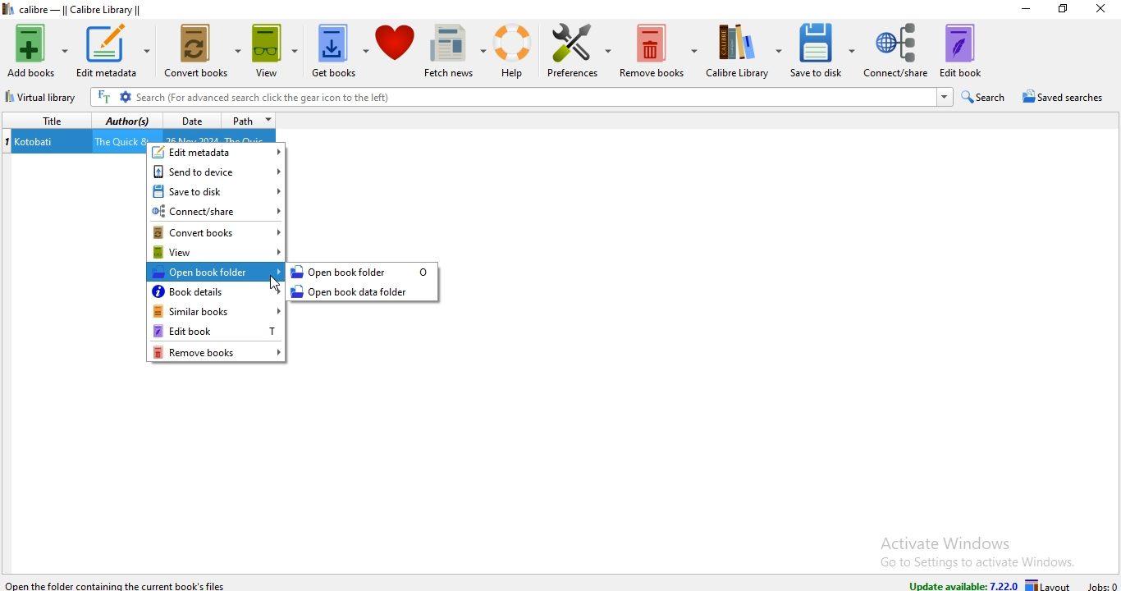 The width and height of the screenshot is (1121, 591). What do you see at coordinates (44, 99) in the screenshot?
I see `virtual library` at bounding box center [44, 99].